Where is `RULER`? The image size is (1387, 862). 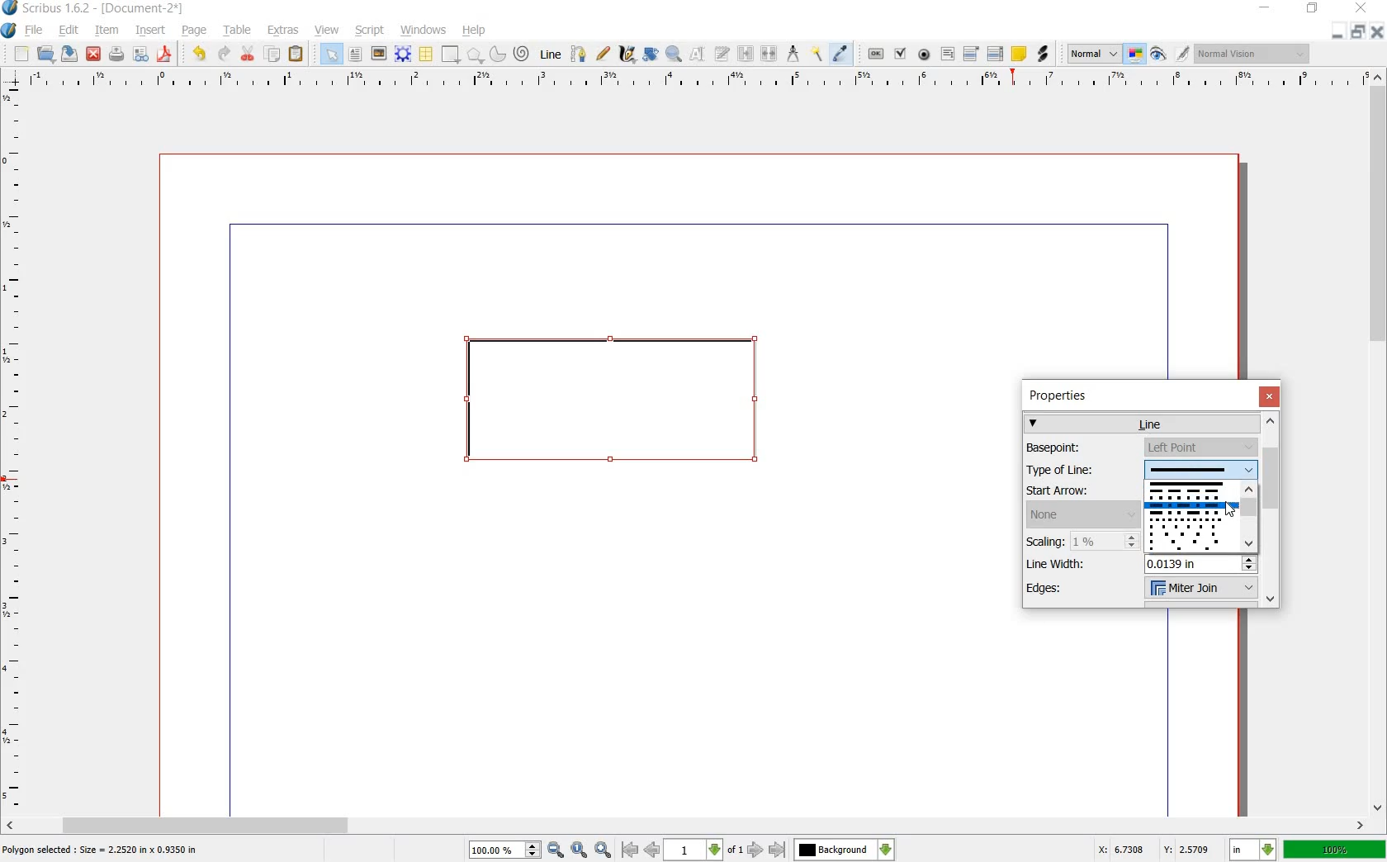
RULER is located at coordinates (695, 81).